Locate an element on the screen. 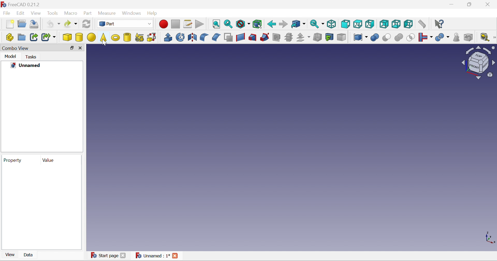 Image resolution: width=497 pixels, height=261 pixels. Part is located at coordinates (89, 13).